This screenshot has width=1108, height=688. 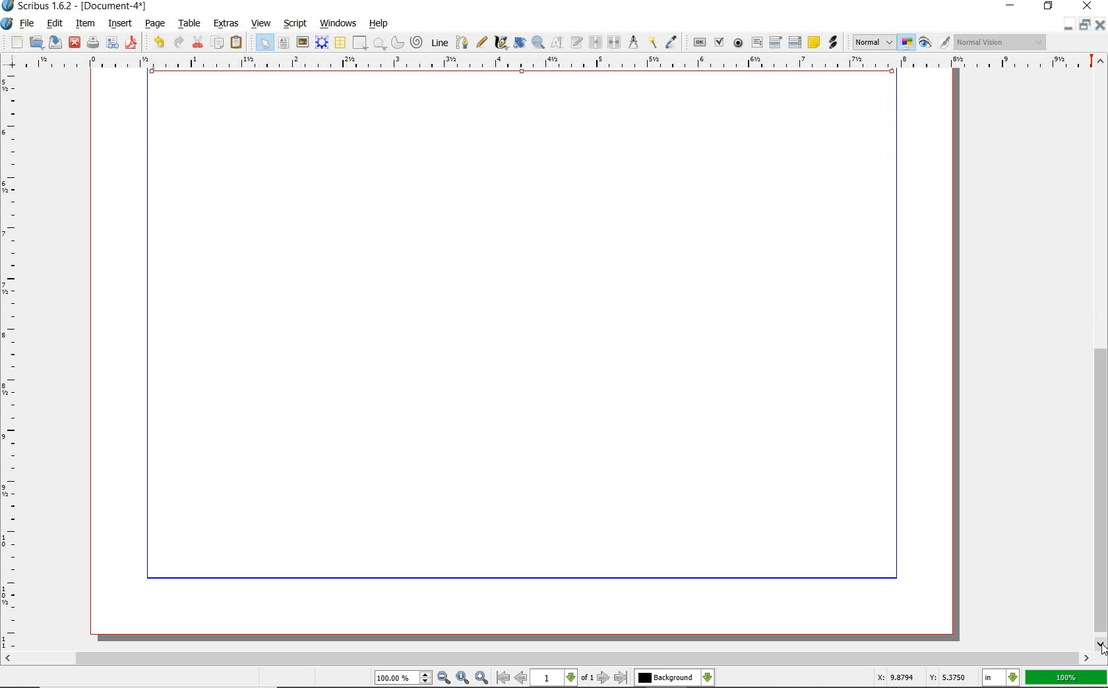 What do you see at coordinates (775, 42) in the screenshot?
I see `pdf combo box` at bounding box center [775, 42].